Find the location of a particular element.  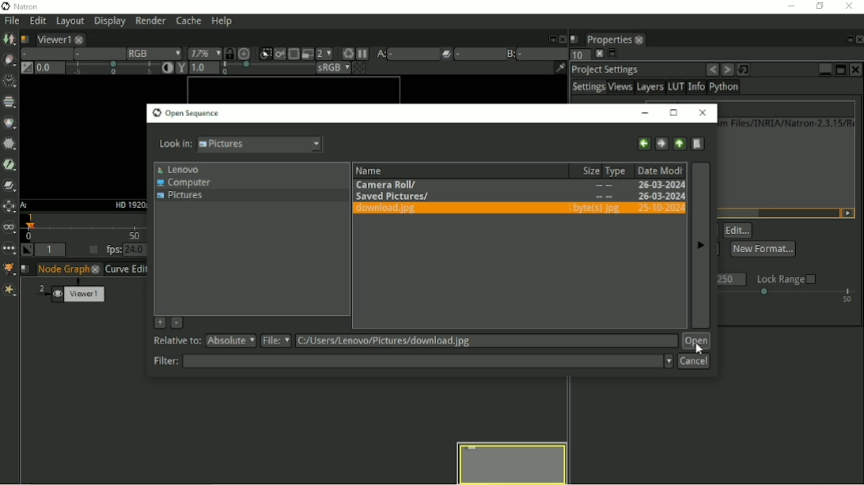

-- is located at coordinates (603, 197).